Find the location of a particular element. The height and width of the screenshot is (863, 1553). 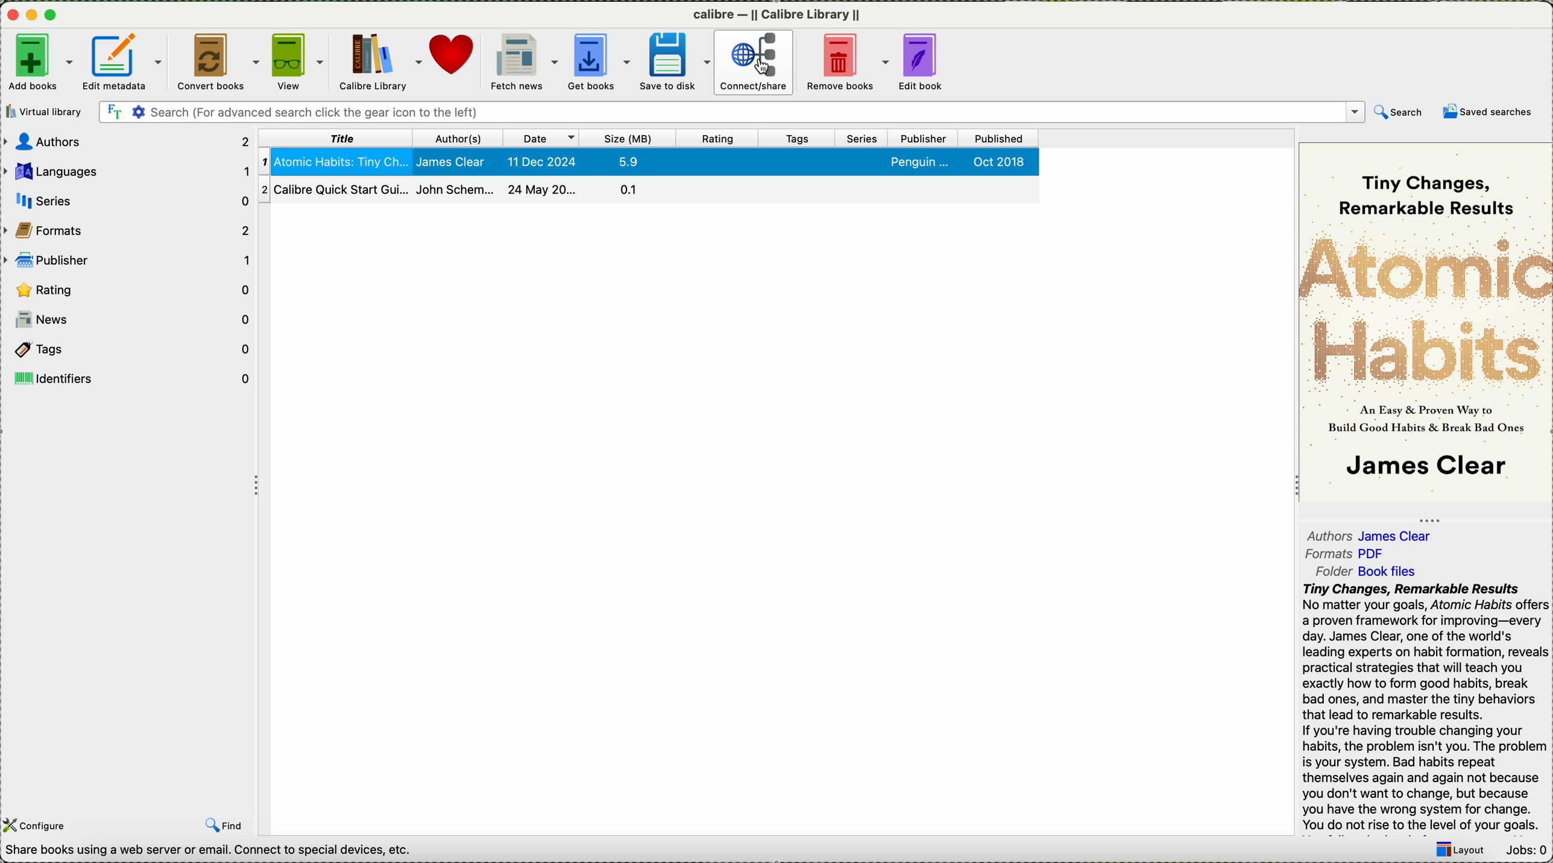

configure is located at coordinates (37, 826).